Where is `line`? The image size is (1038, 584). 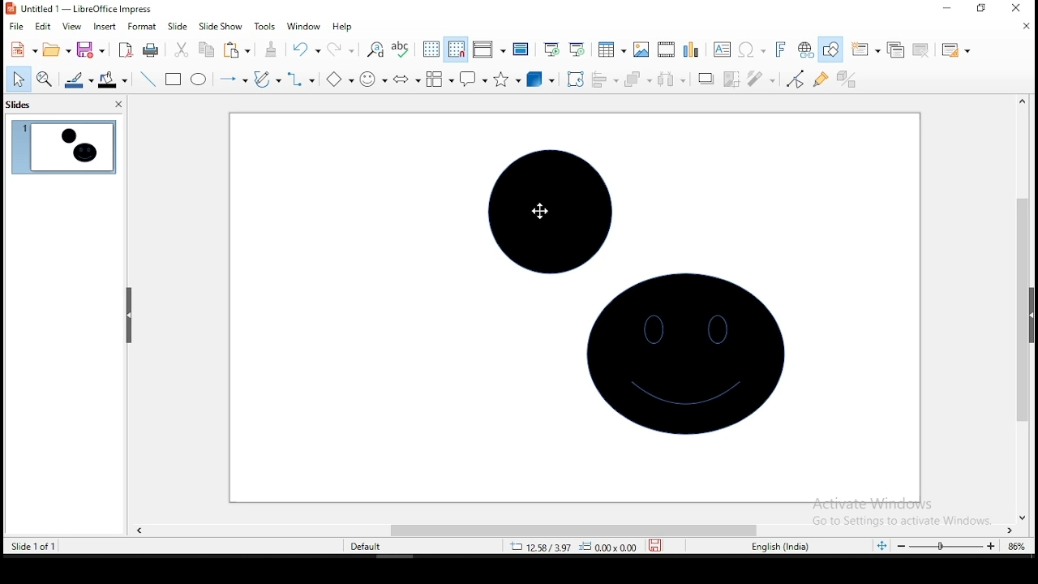 line is located at coordinates (148, 79).